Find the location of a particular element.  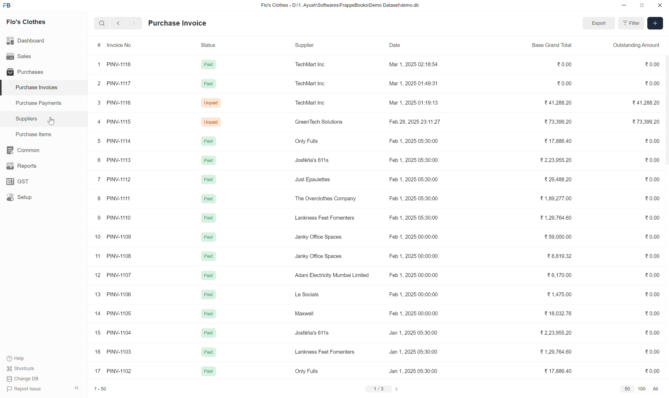

12 PINV-1107 is located at coordinates (111, 274).